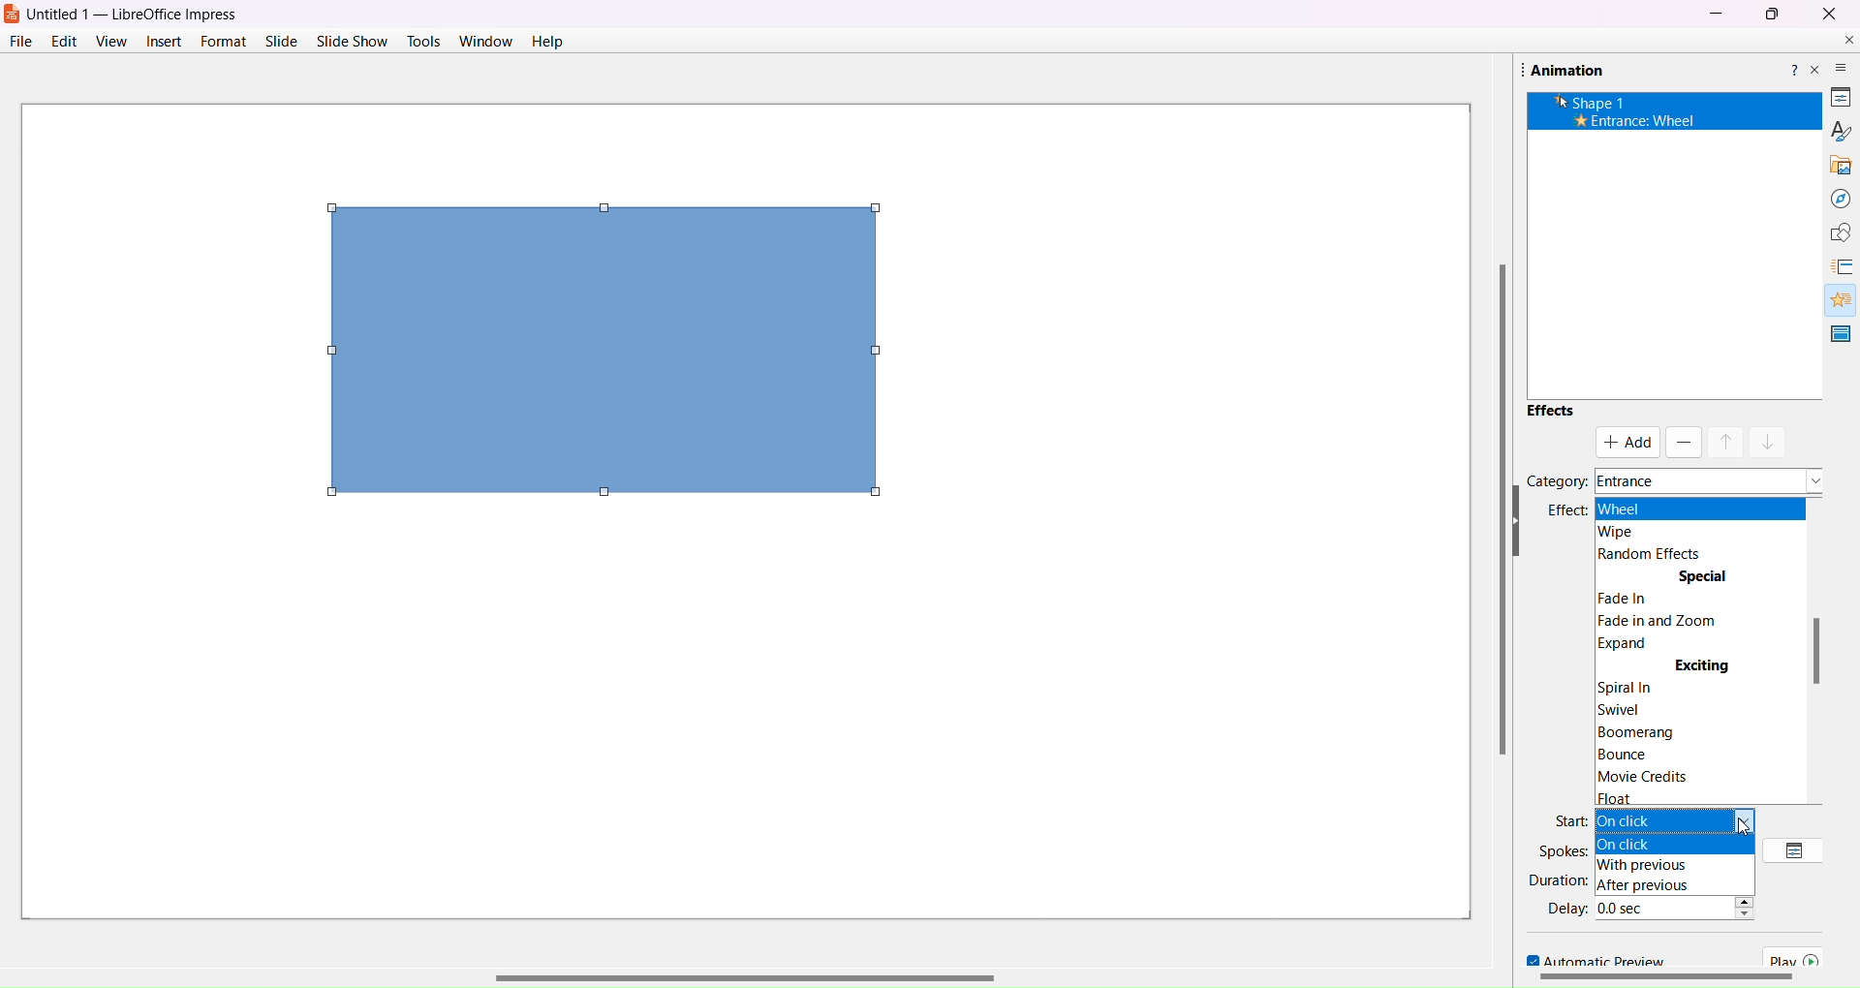 Image resolution: width=1860 pixels, height=988 pixels. What do you see at coordinates (424, 40) in the screenshot?
I see `Tools` at bounding box center [424, 40].